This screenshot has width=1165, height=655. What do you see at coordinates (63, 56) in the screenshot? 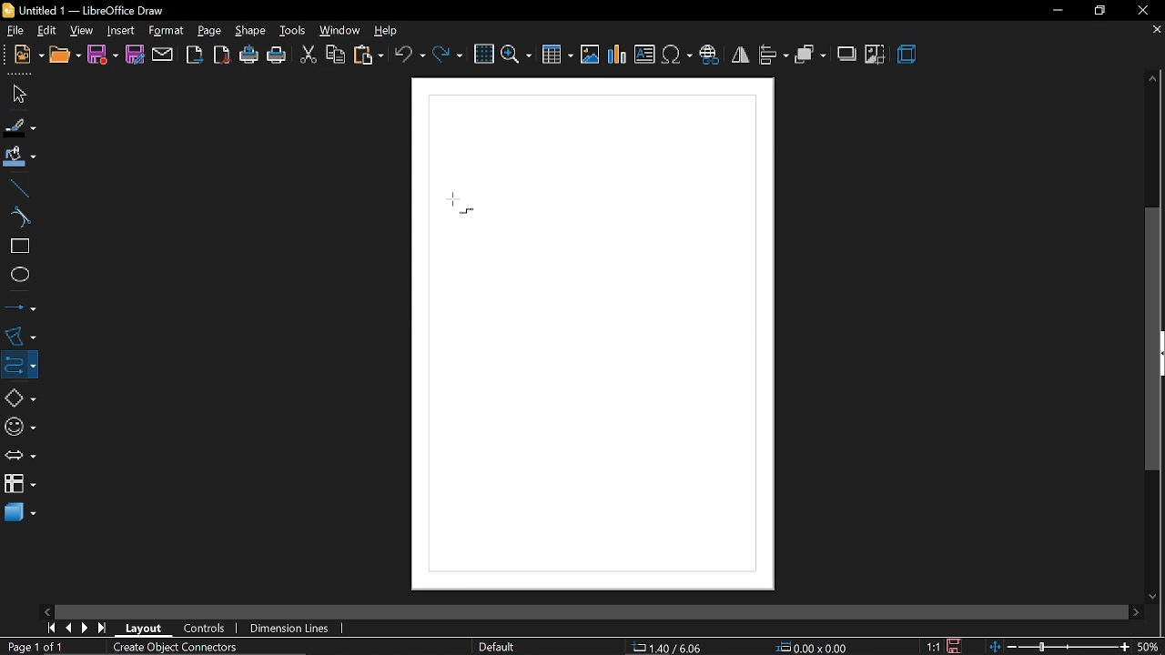
I see `open` at bounding box center [63, 56].